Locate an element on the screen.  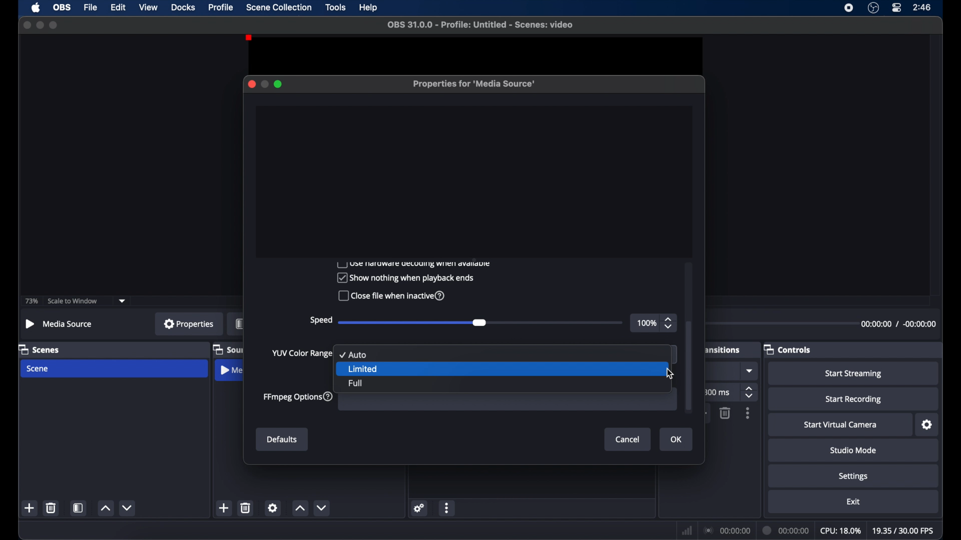
tools is located at coordinates (336, 7).